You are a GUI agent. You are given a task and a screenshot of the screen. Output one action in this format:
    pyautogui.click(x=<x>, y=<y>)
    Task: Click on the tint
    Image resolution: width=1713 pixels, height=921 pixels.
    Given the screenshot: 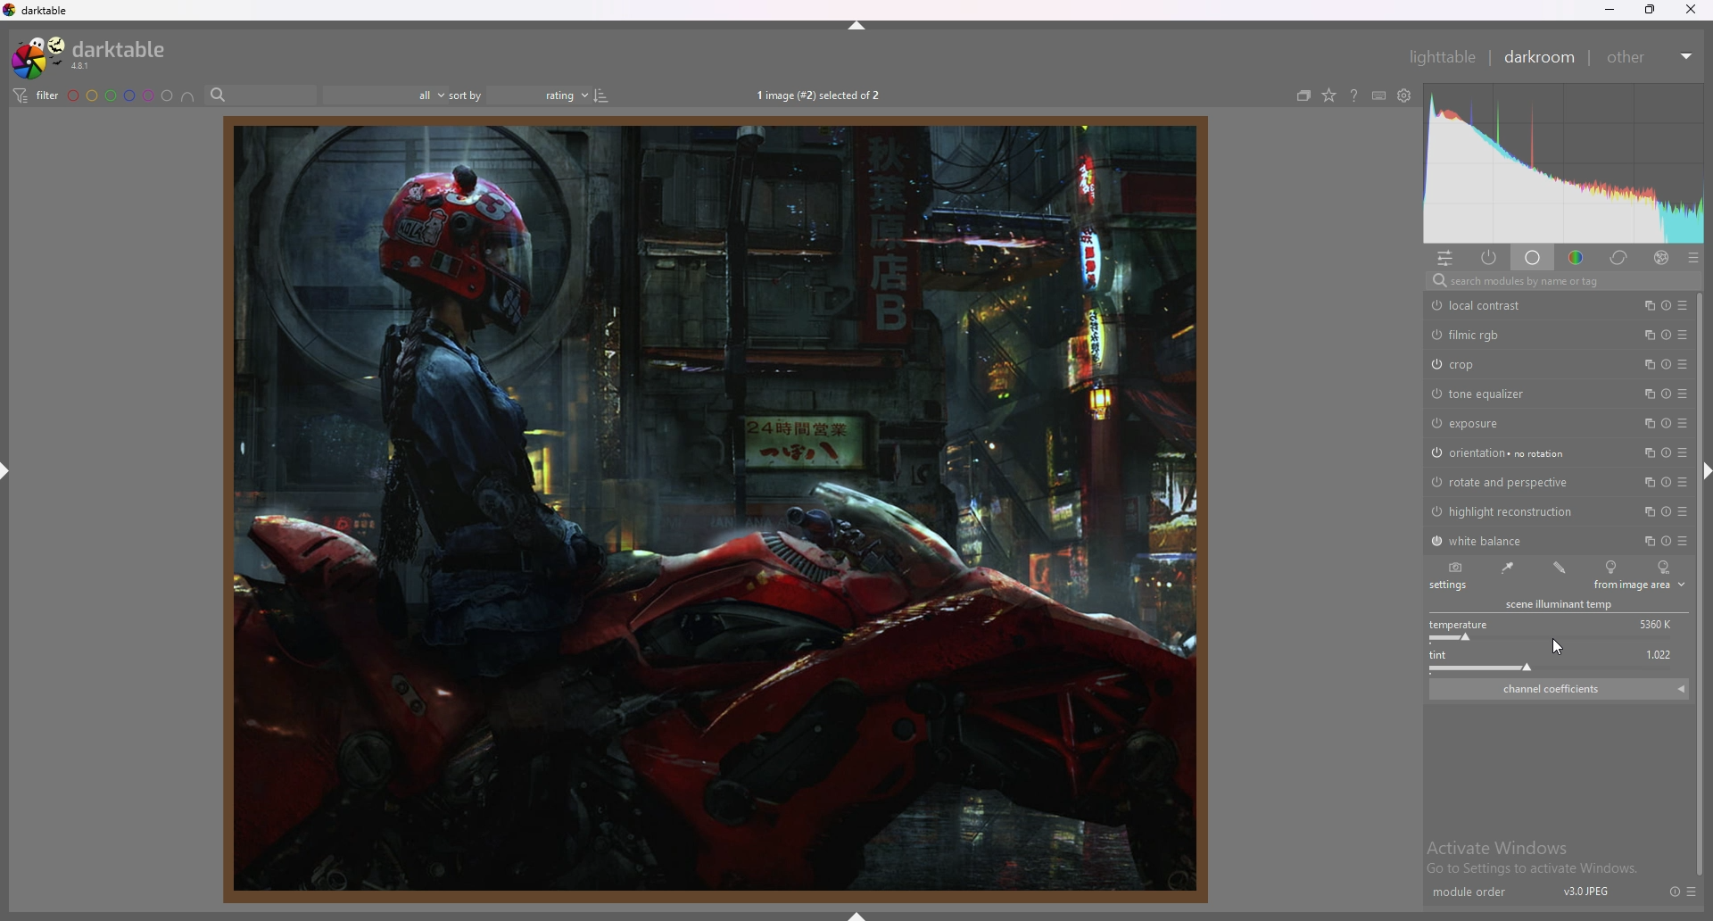 What is the action you would take?
    pyautogui.click(x=1440, y=655)
    